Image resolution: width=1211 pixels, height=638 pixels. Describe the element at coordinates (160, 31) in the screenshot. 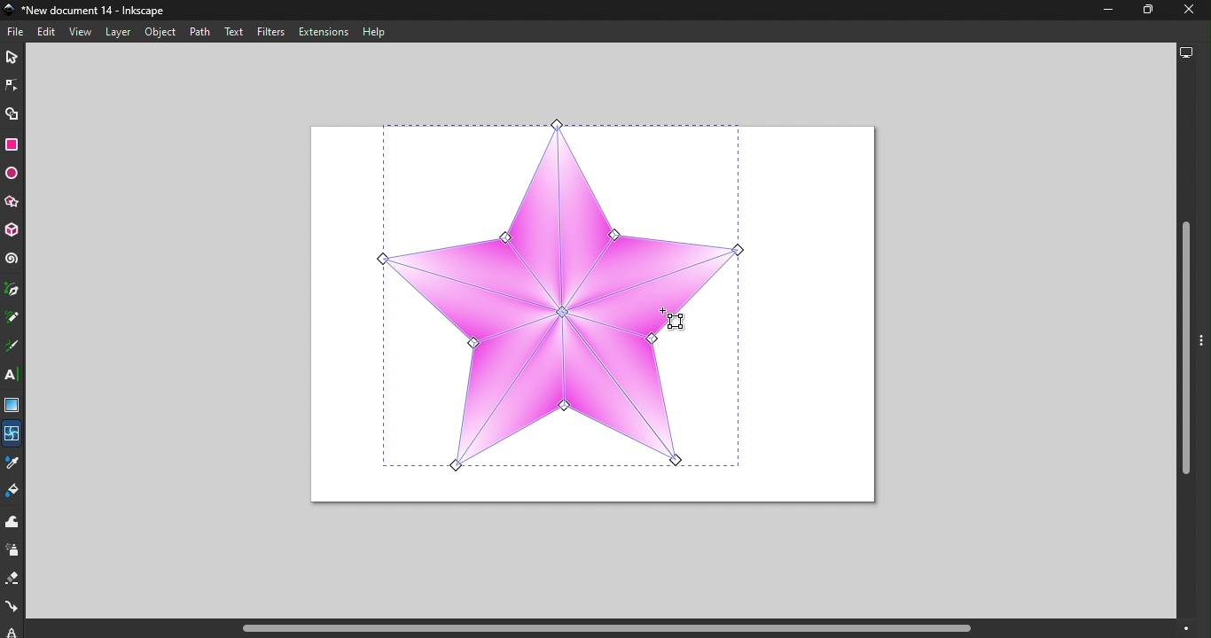

I see `Object` at that location.